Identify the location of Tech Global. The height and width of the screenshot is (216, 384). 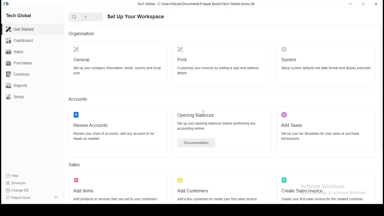
(25, 15).